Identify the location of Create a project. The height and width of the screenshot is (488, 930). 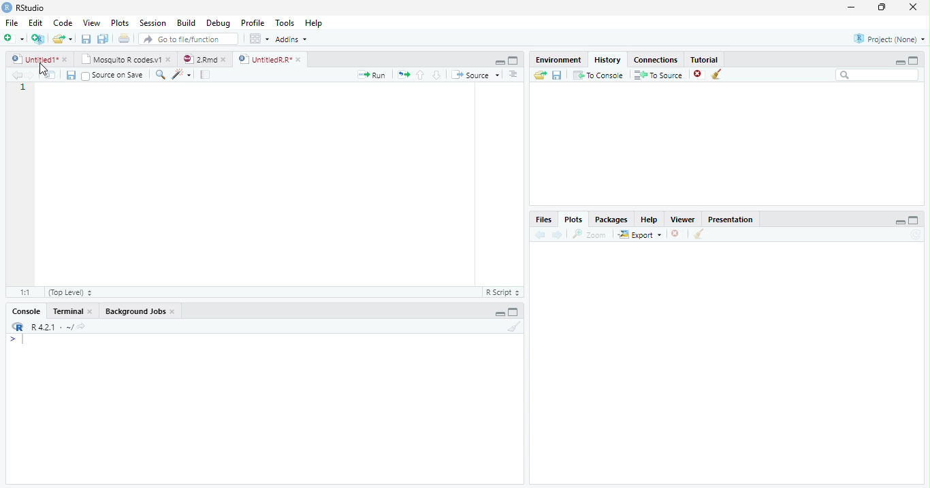
(37, 39).